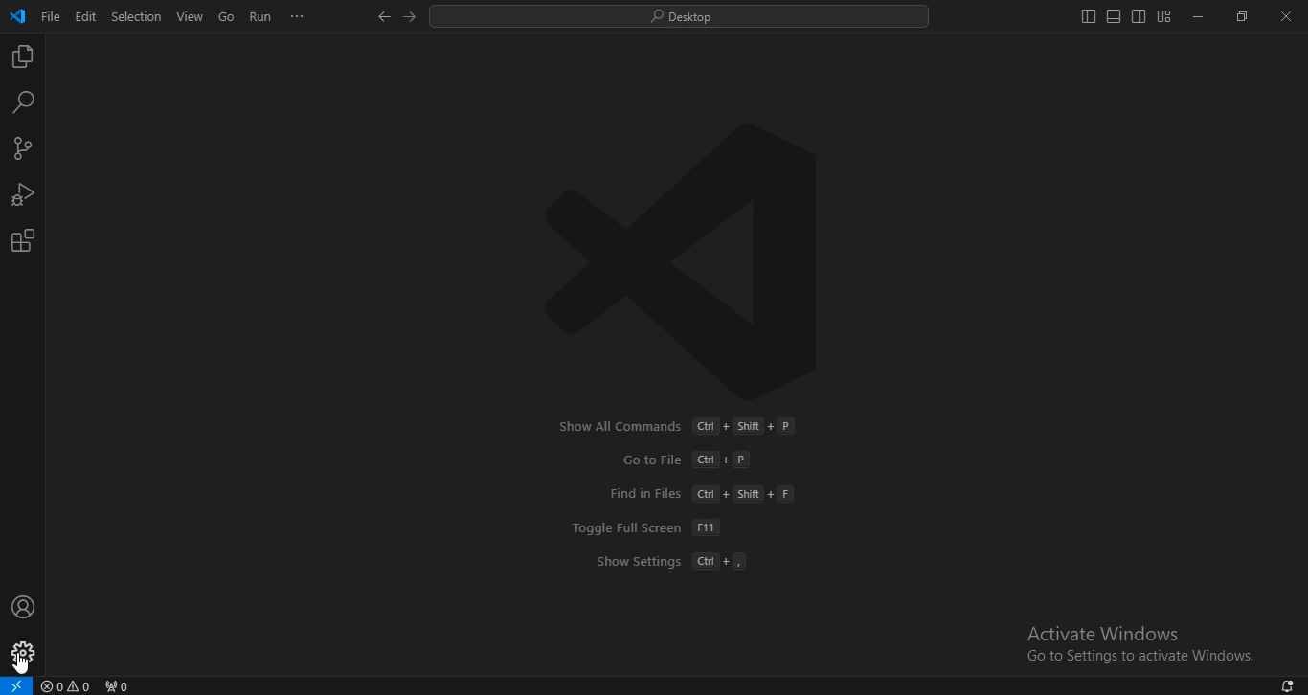 The image size is (1308, 695). What do you see at coordinates (17, 684) in the screenshot?
I see `open a remote window` at bounding box center [17, 684].